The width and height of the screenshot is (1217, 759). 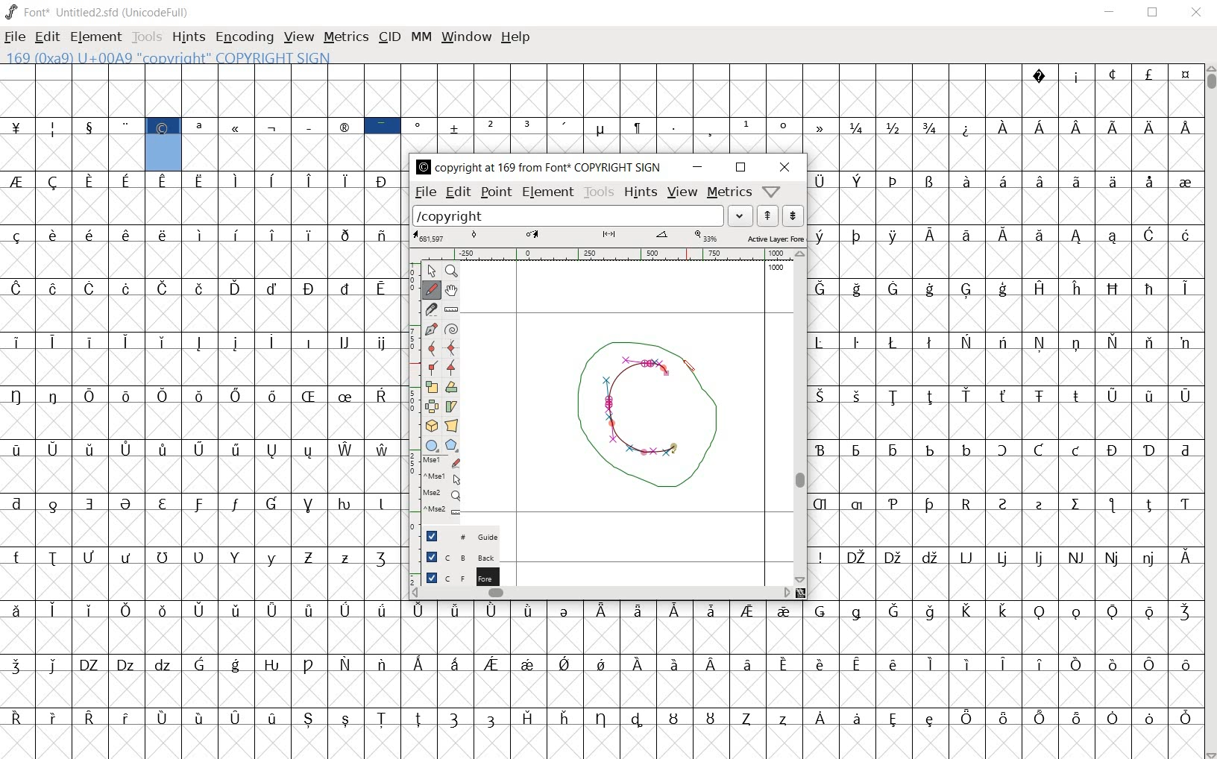 I want to click on Help/Window, so click(x=773, y=191).